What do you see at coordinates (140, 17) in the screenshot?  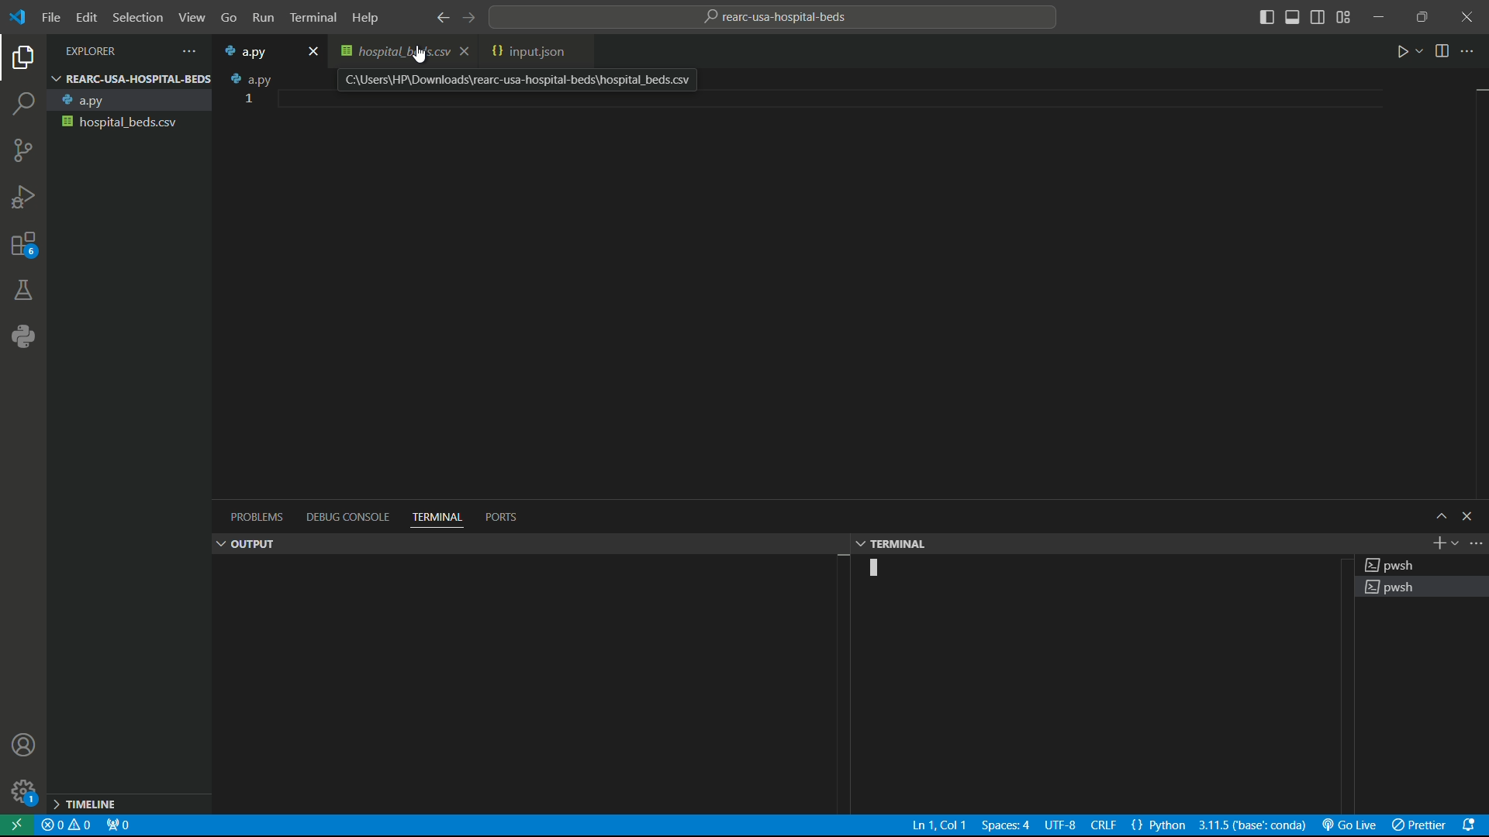 I see `selection menu` at bounding box center [140, 17].